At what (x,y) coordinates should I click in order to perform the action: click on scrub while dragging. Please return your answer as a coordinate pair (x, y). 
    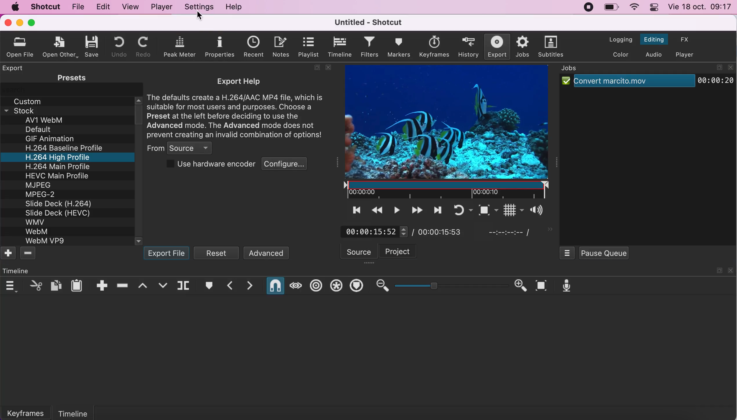
    Looking at the image, I should click on (293, 286).